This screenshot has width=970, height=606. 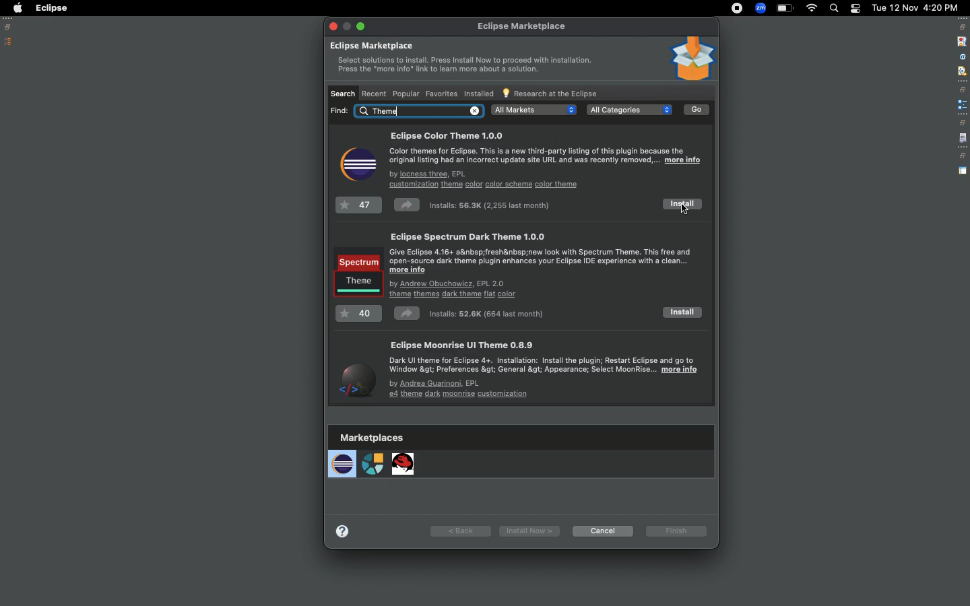 I want to click on Cancel, so click(x=601, y=531).